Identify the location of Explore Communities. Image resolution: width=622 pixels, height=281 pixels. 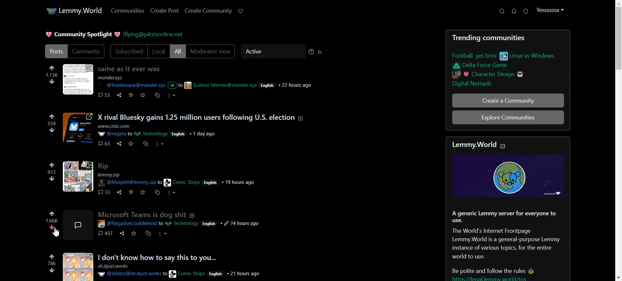
(507, 118).